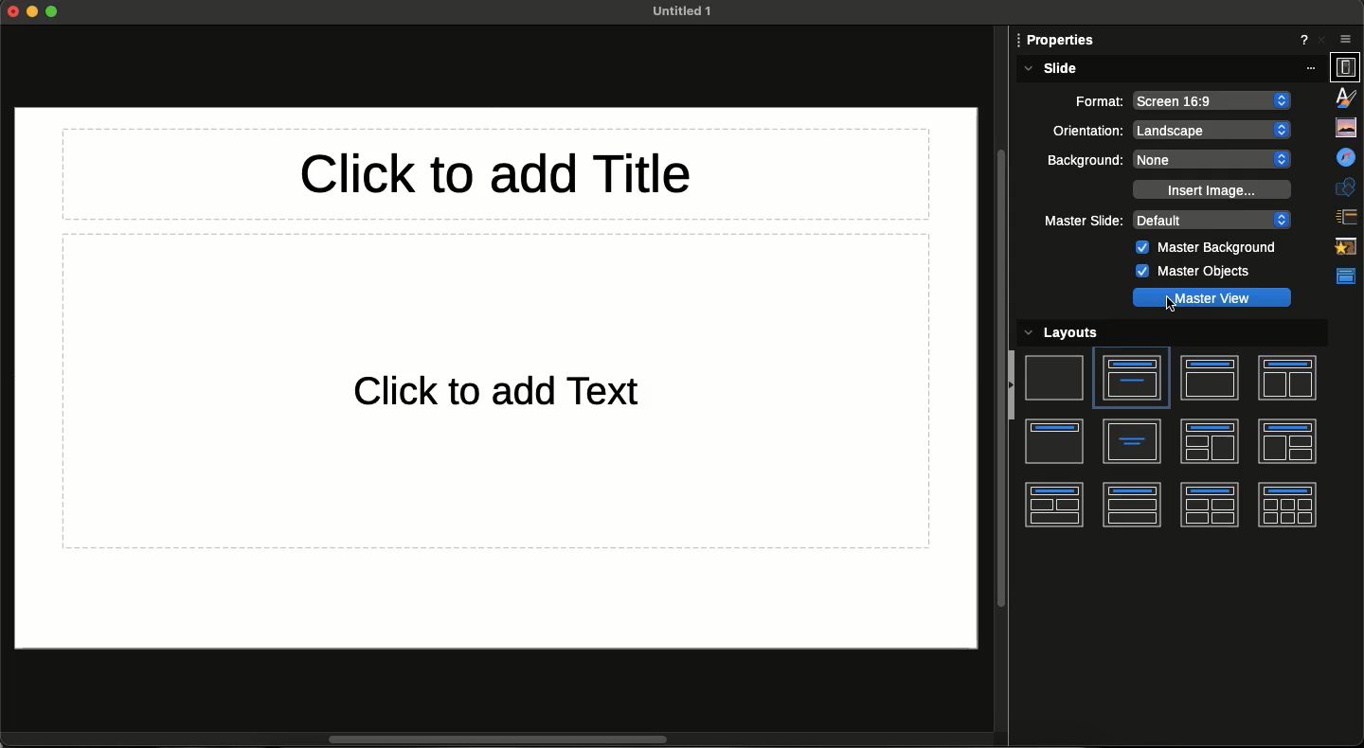 This screenshot has height=748, width=1364. I want to click on Close, so click(13, 13).